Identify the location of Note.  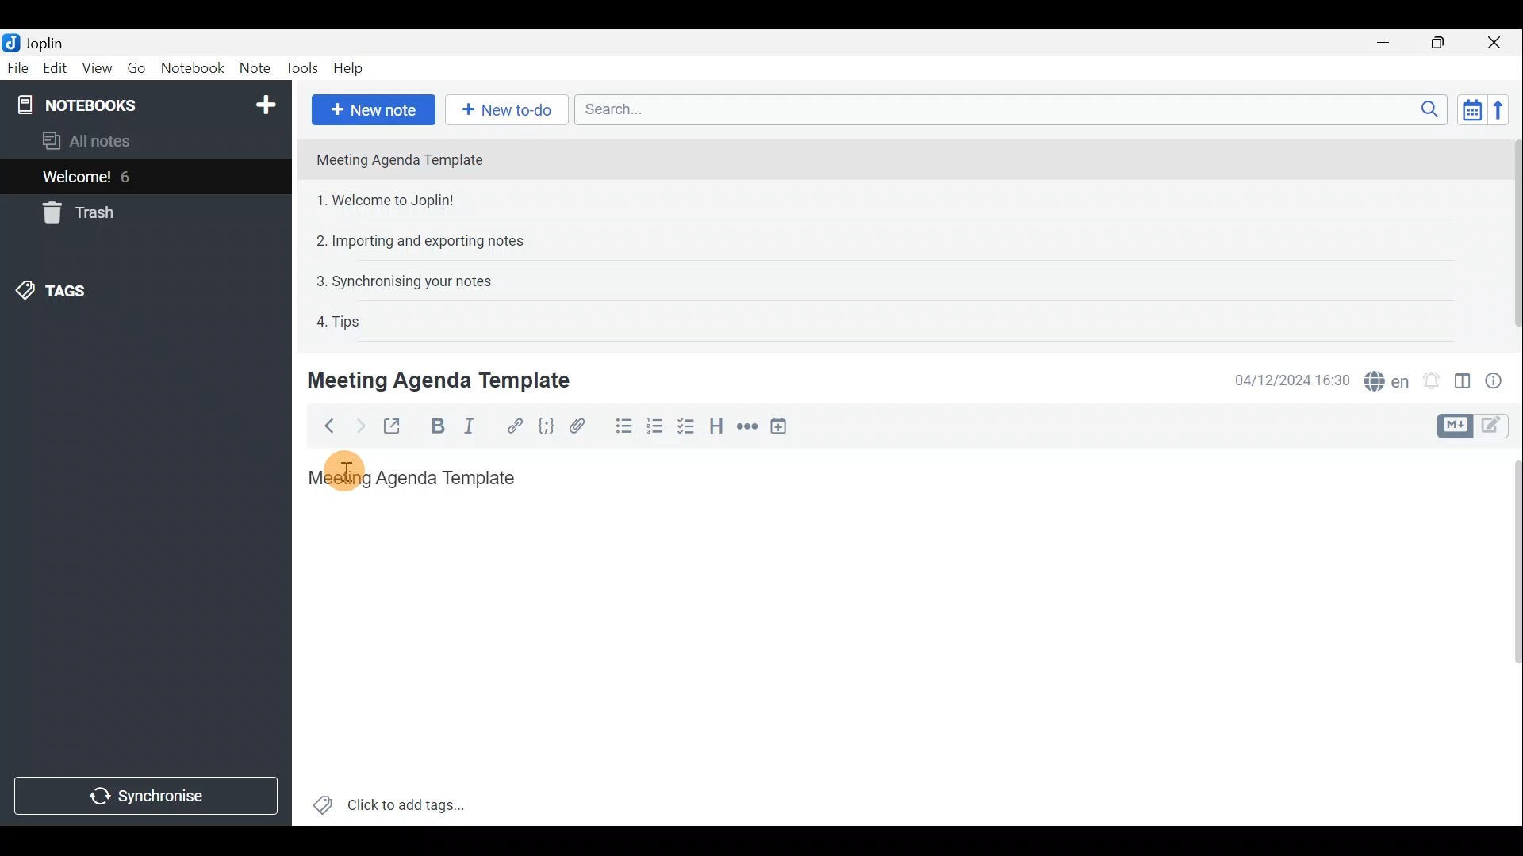
(252, 65).